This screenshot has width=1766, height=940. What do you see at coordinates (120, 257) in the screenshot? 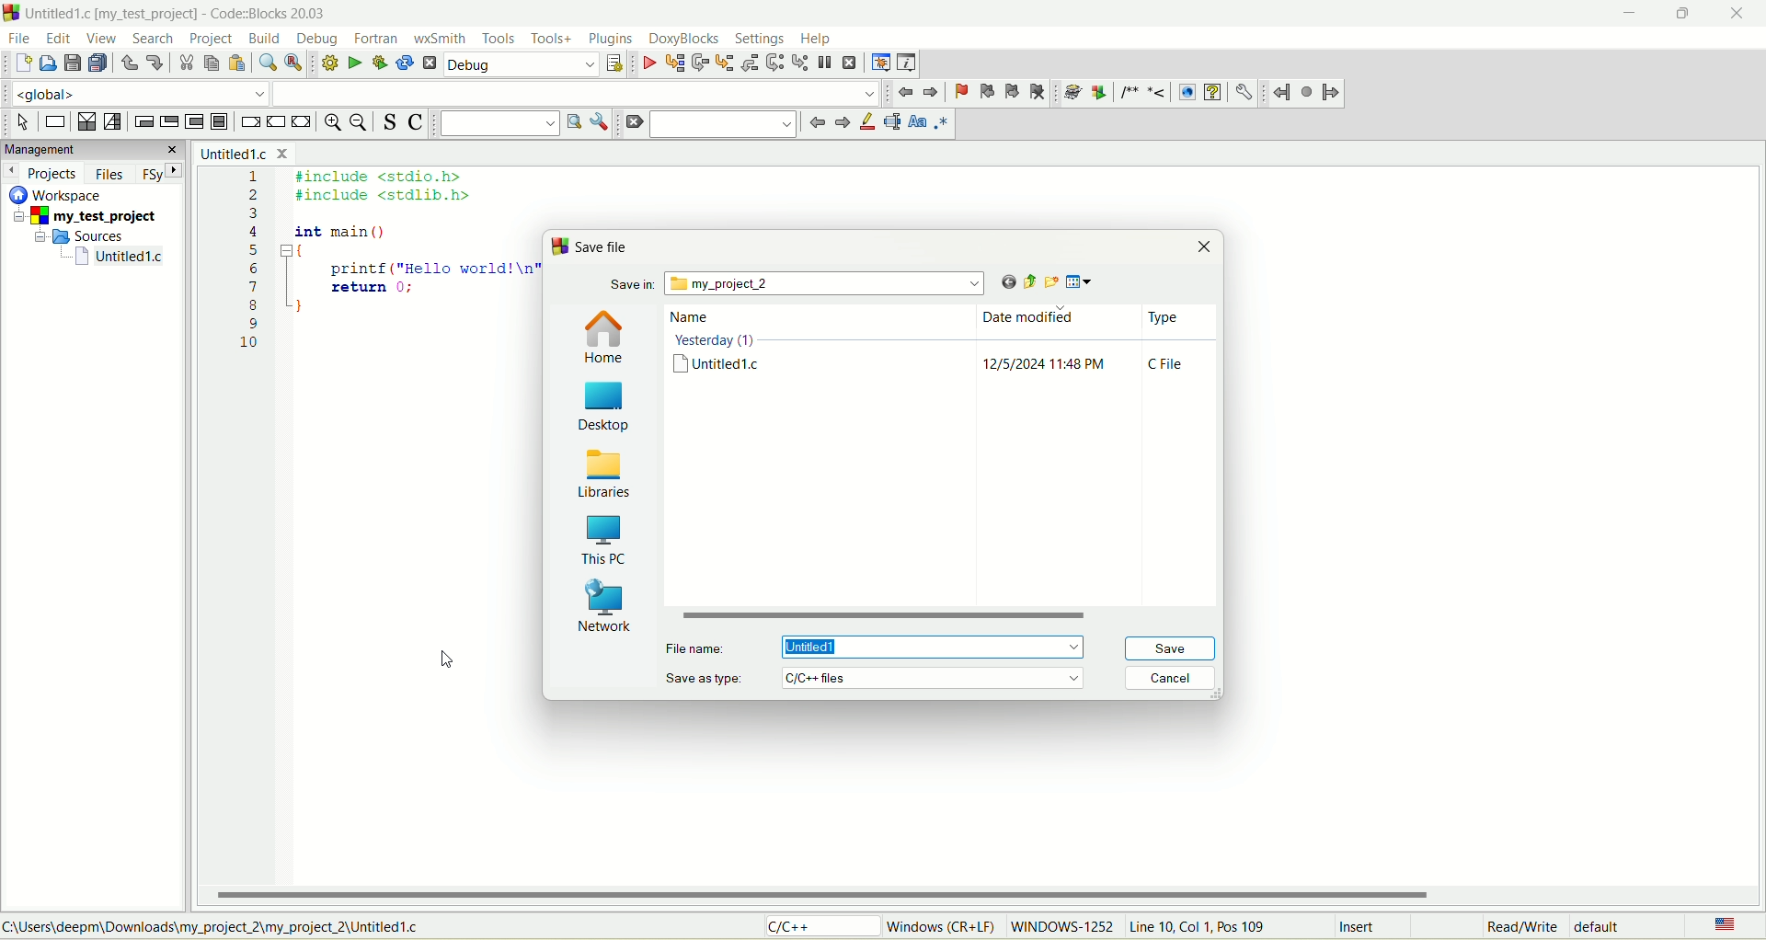
I see `title` at bounding box center [120, 257].